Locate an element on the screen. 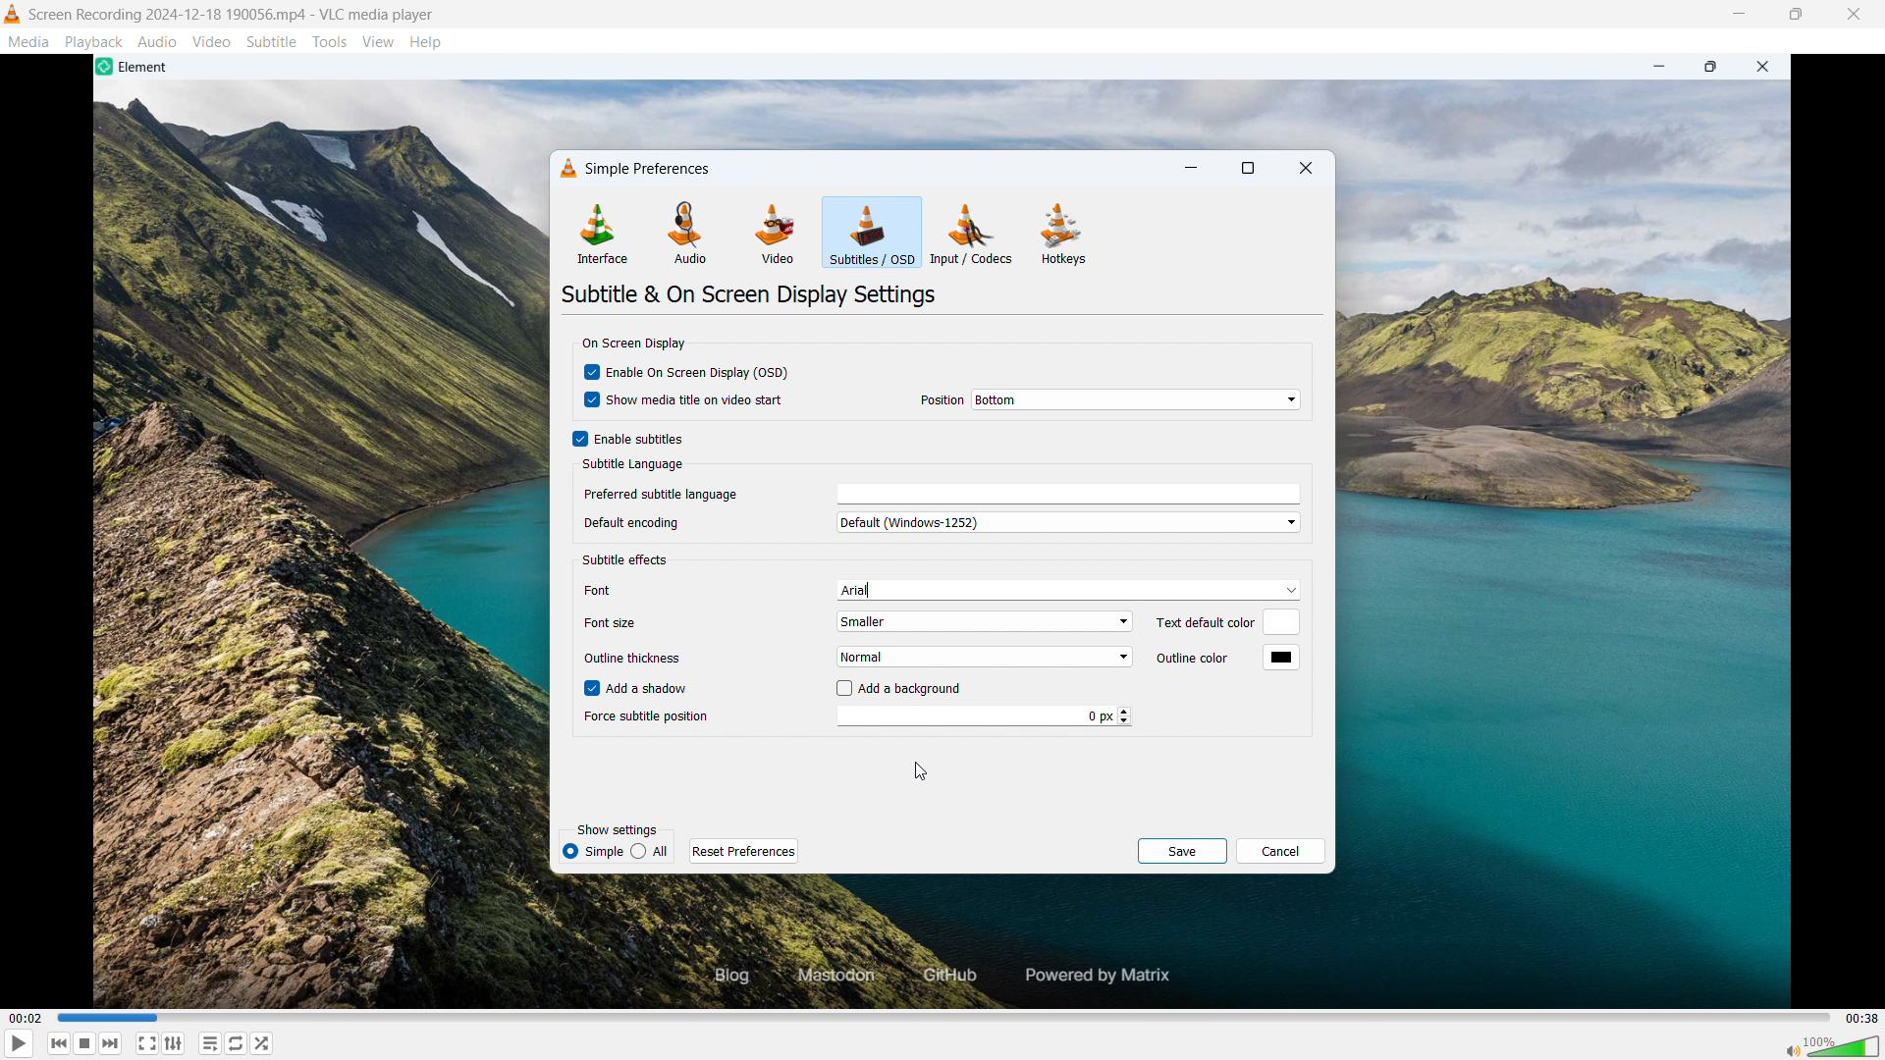  toggle playlist is located at coordinates (174, 1043).